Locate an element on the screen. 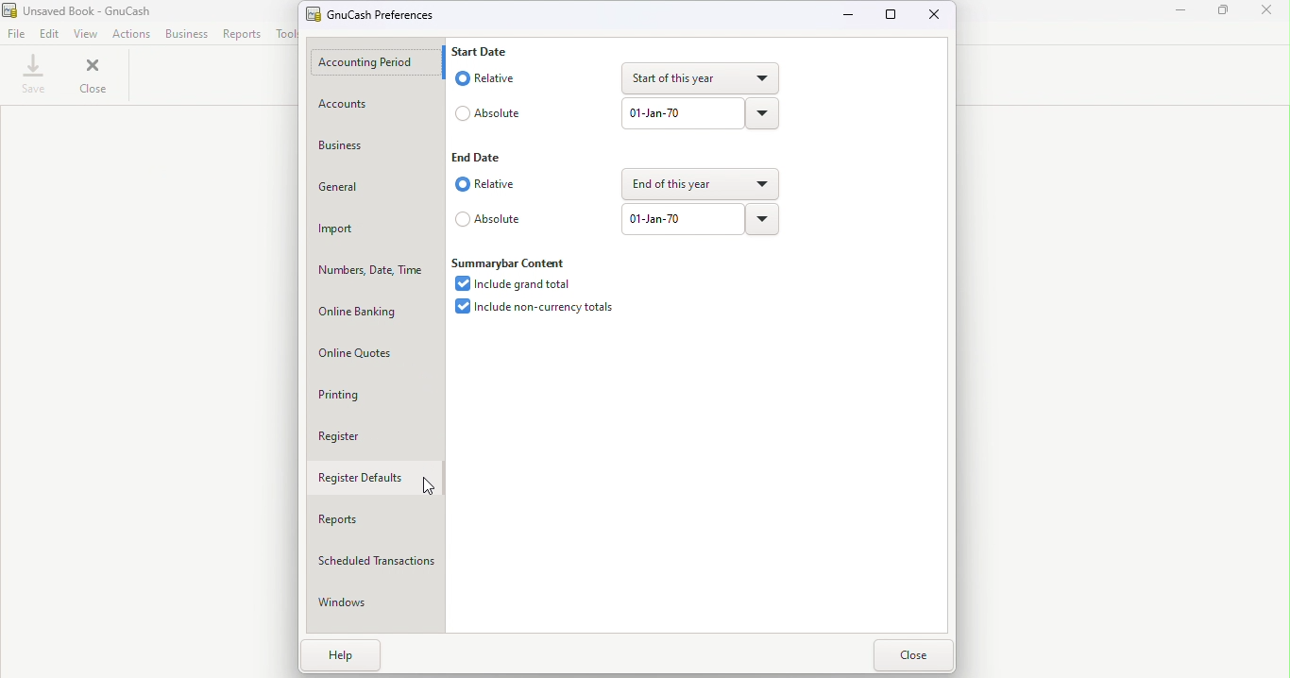 Image resolution: width=1290 pixels, height=678 pixels. Summarybar content is located at coordinates (511, 261).